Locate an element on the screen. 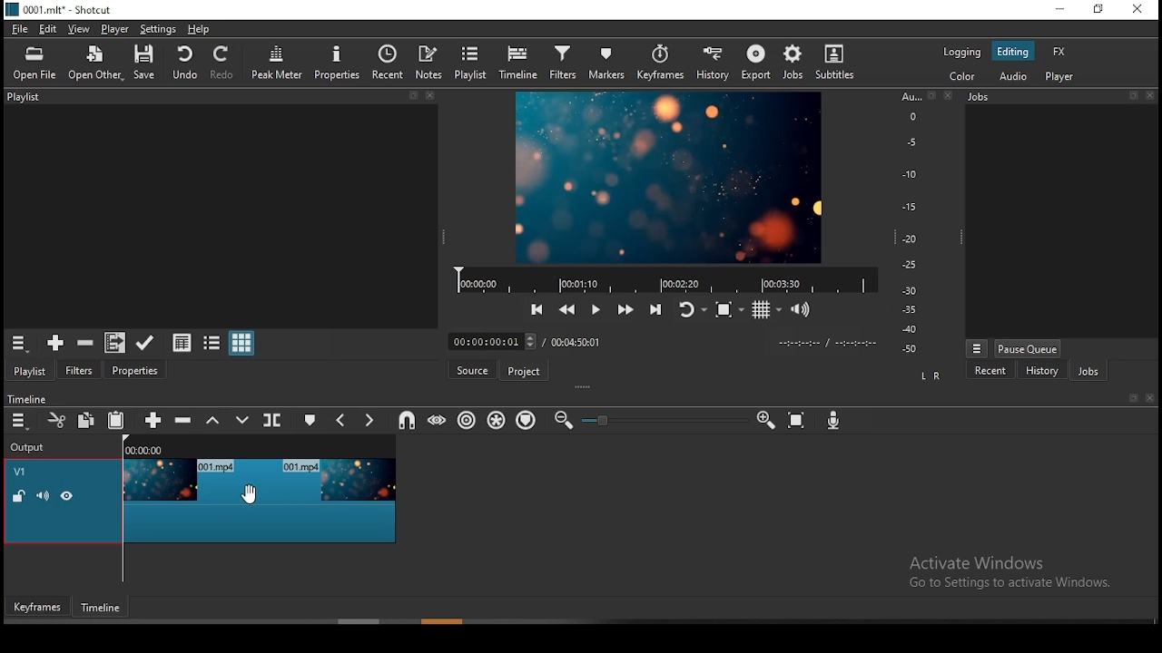 The image size is (1162, 653). book mark is located at coordinates (1132, 399).